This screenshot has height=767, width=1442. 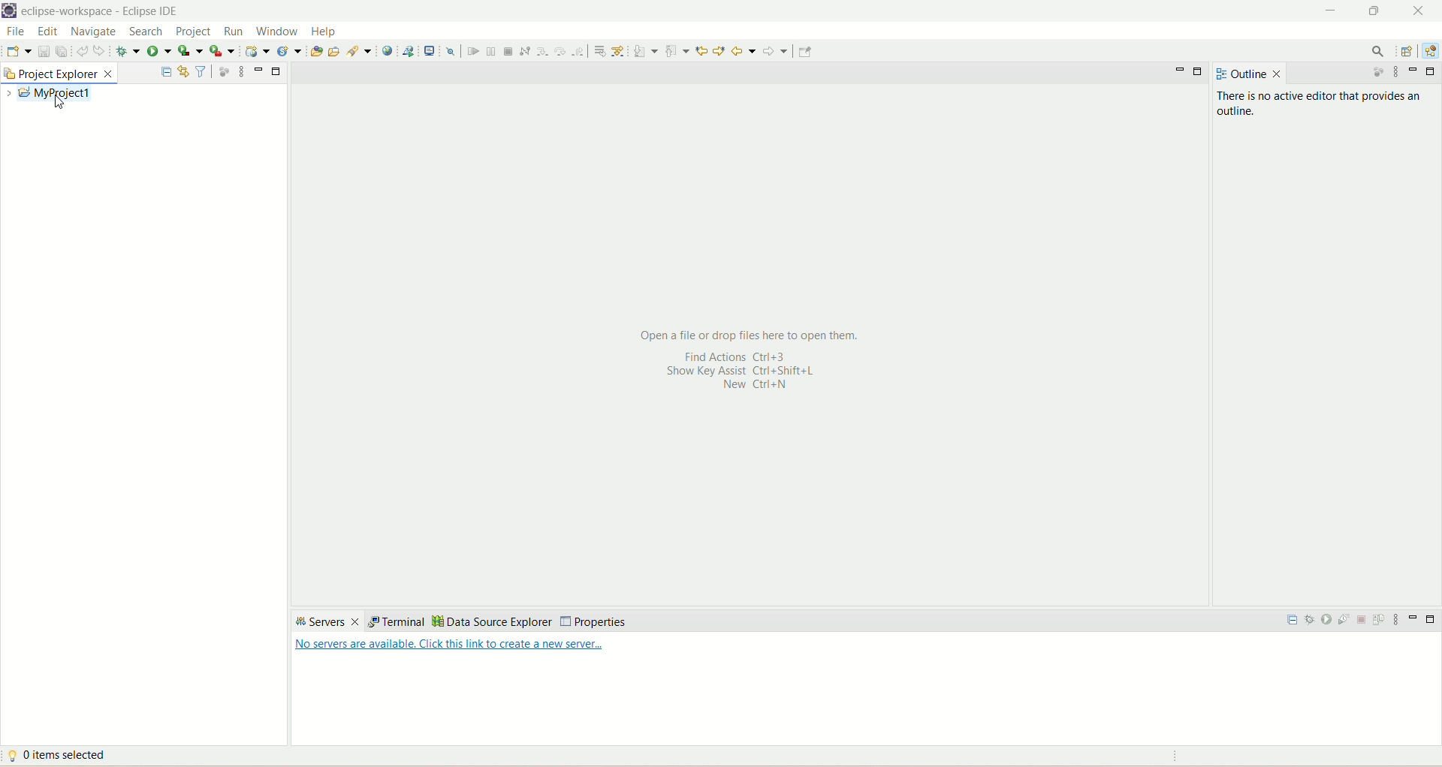 I want to click on open a file or drop files here to open them, so click(x=749, y=334).